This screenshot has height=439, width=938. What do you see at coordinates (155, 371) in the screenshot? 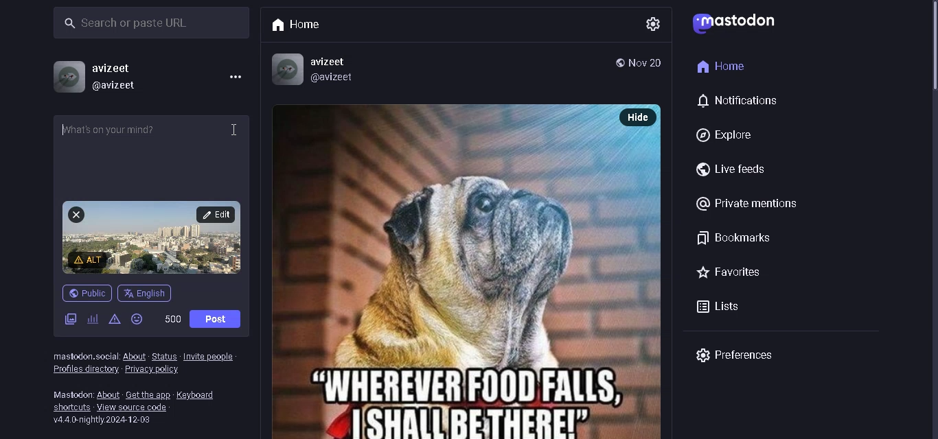
I see `privacy policy` at bounding box center [155, 371].